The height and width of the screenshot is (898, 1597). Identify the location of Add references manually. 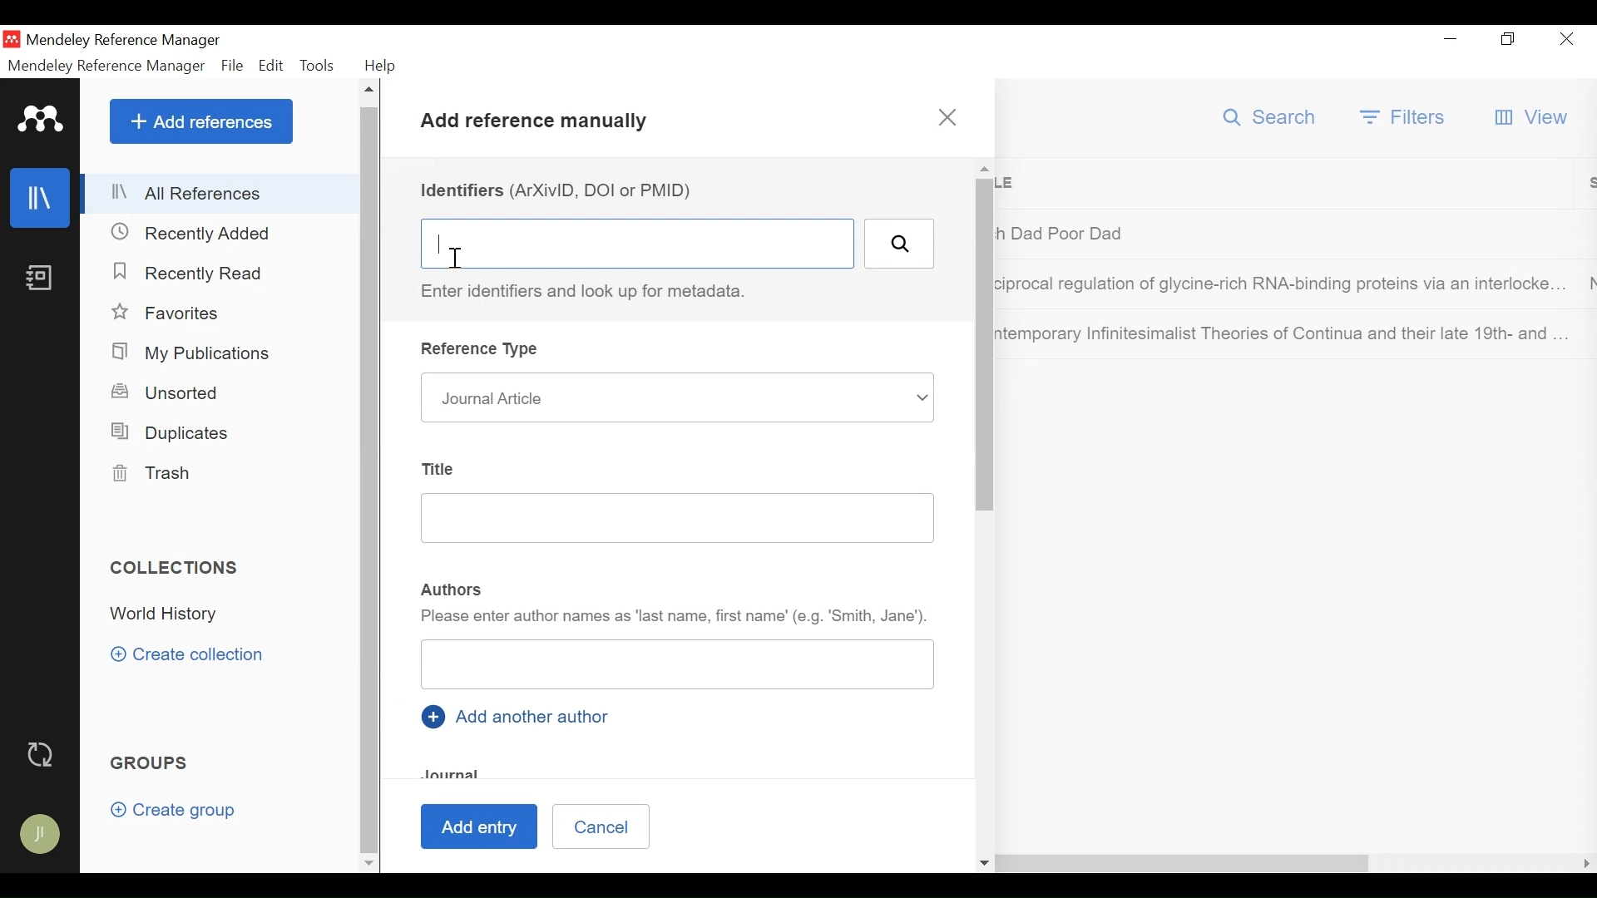
(540, 124).